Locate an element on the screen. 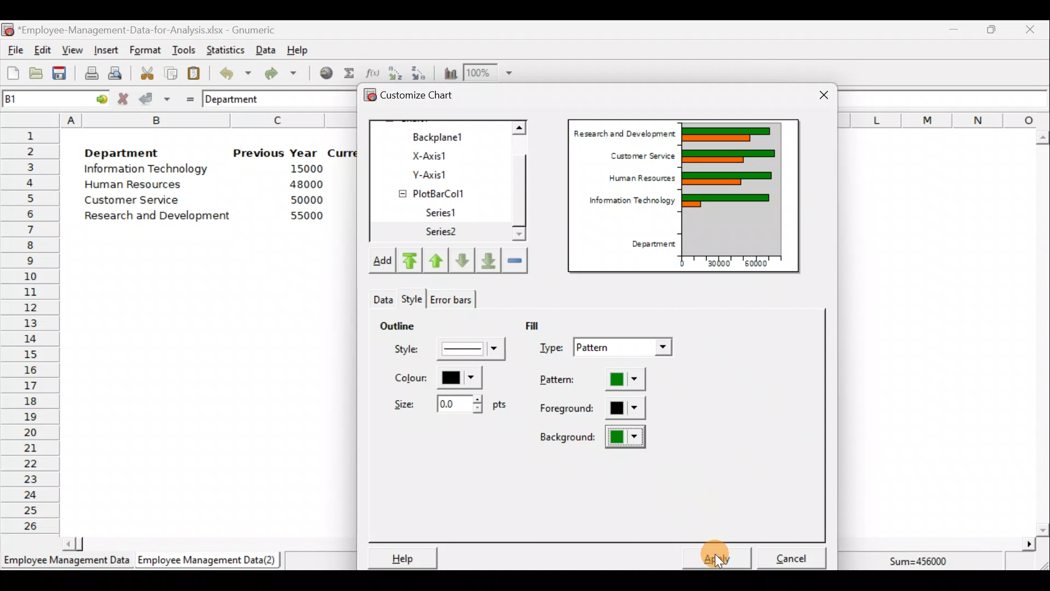  Cursor on apply is located at coordinates (736, 551).